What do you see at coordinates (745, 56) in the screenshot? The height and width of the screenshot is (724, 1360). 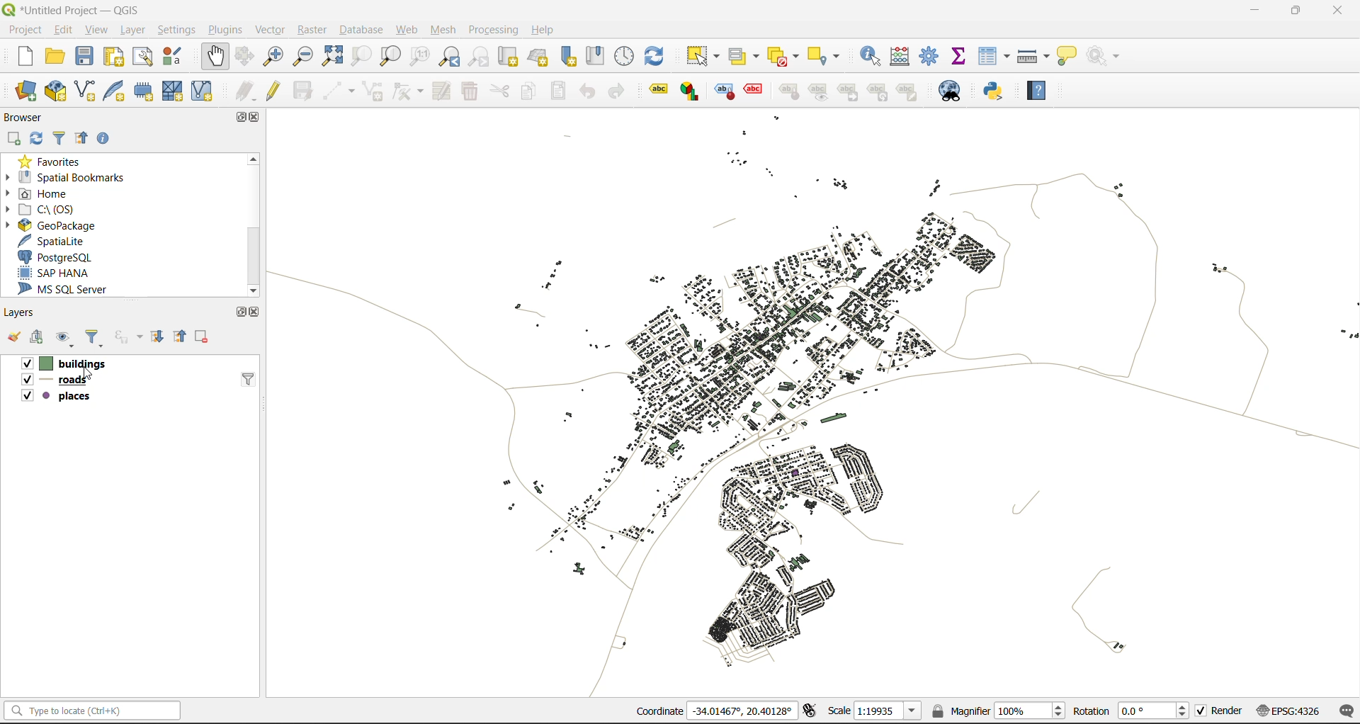 I see `select value` at bounding box center [745, 56].